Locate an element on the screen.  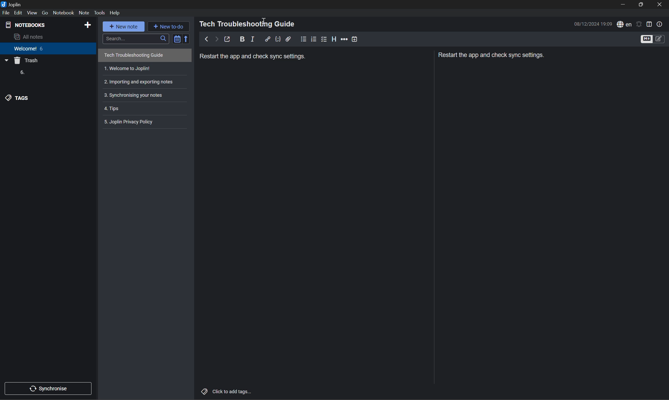
Toggle external editing is located at coordinates (228, 39).